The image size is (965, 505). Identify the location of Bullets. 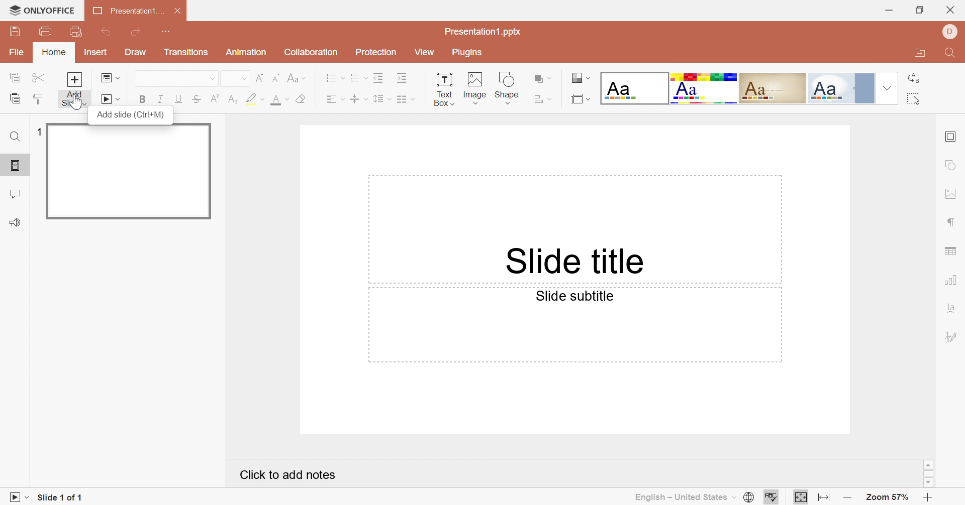
(335, 77).